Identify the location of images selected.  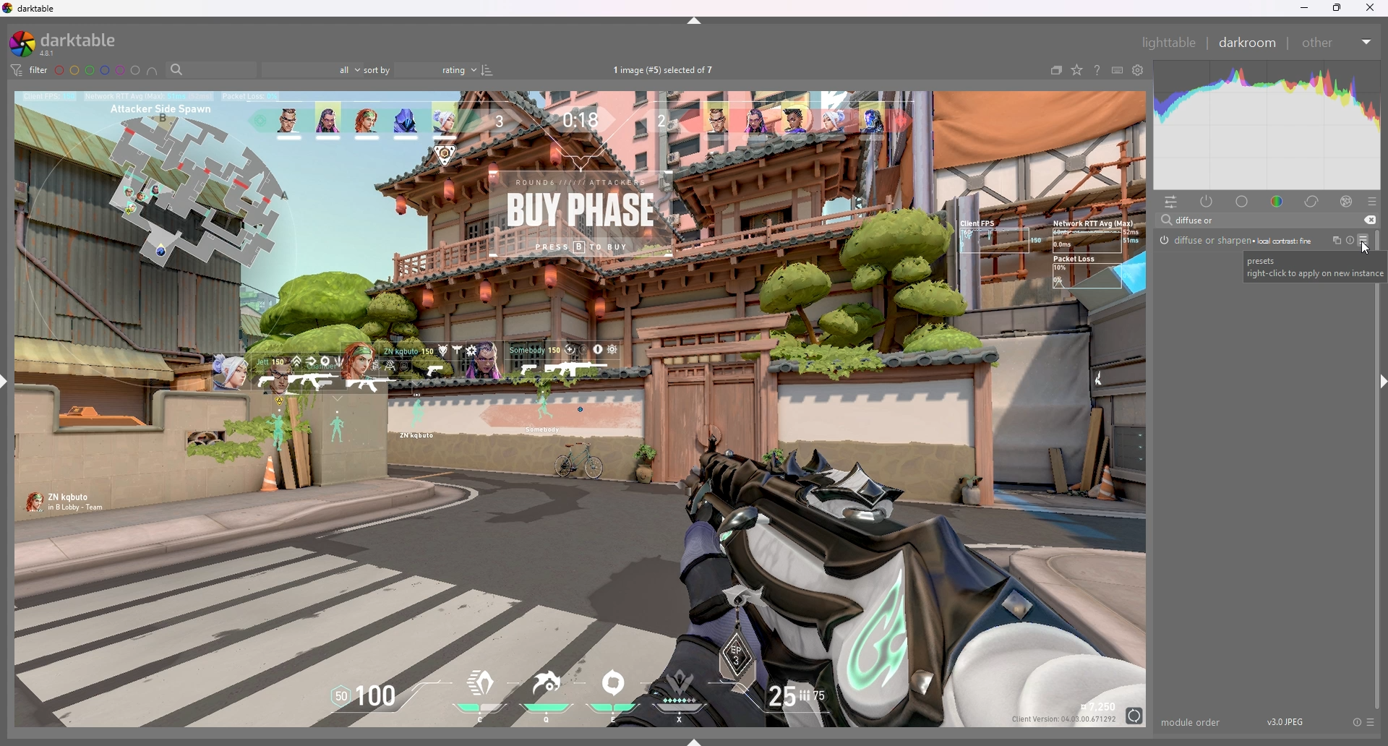
(666, 70).